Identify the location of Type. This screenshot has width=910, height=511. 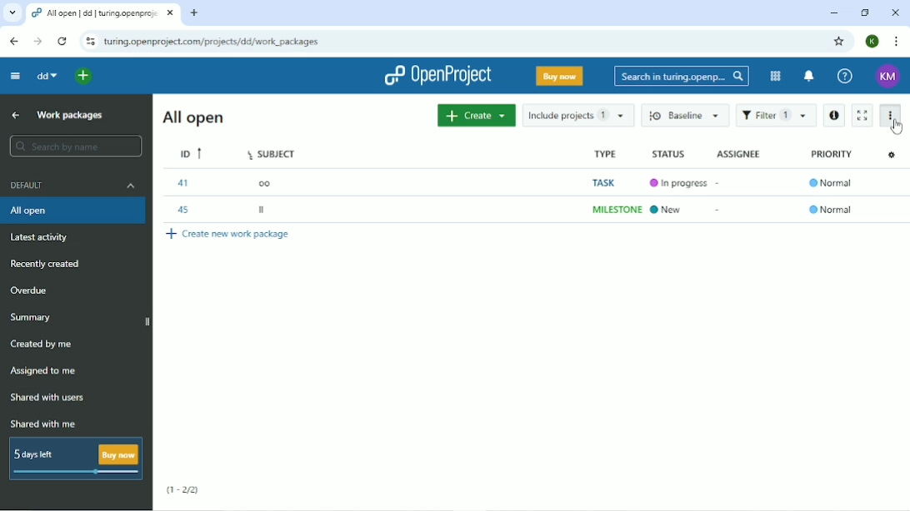
(608, 152).